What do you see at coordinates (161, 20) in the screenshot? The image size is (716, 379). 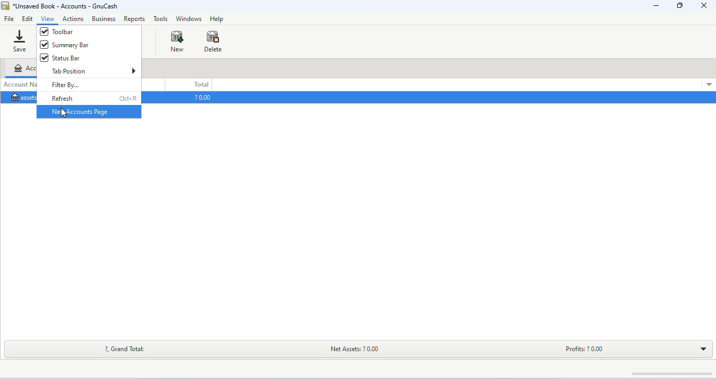 I see `tools` at bounding box center [161, 20].